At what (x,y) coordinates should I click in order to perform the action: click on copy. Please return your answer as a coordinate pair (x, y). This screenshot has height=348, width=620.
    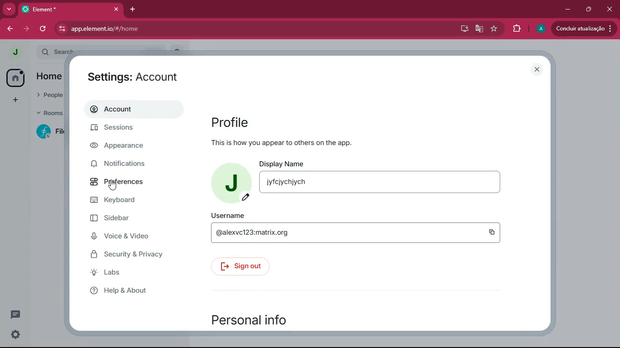
    Looking at the image, I should click on (492, 233).